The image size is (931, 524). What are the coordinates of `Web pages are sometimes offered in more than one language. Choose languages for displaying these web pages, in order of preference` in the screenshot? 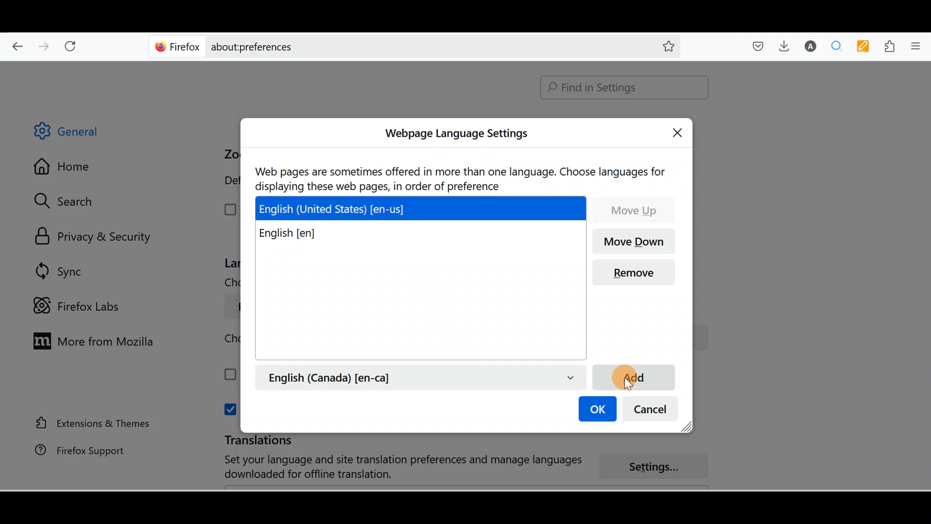 It's located at (462, 178).